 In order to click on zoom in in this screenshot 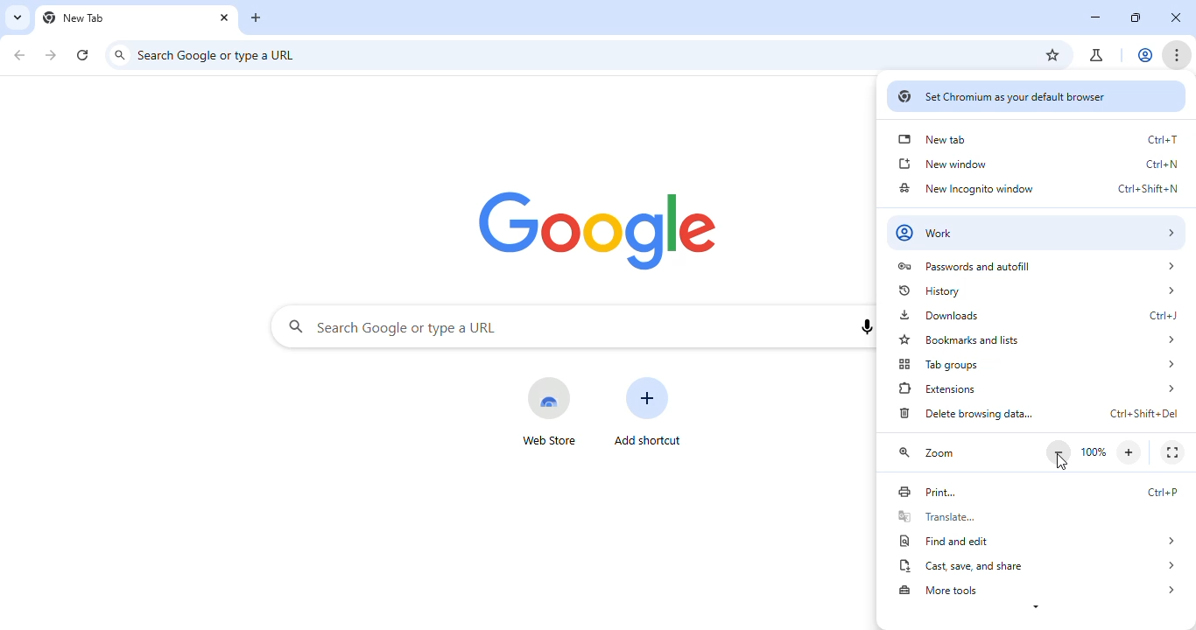, I will do `click(1131, 452)`.